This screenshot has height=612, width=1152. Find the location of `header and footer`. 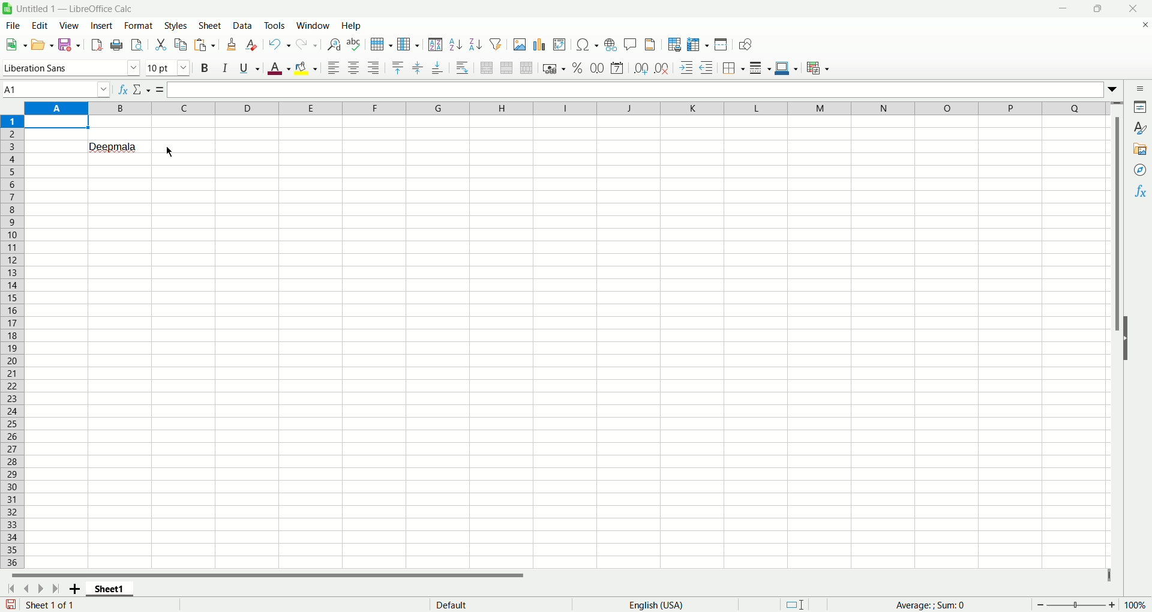

header and footer is located at coordinates (650, 44).